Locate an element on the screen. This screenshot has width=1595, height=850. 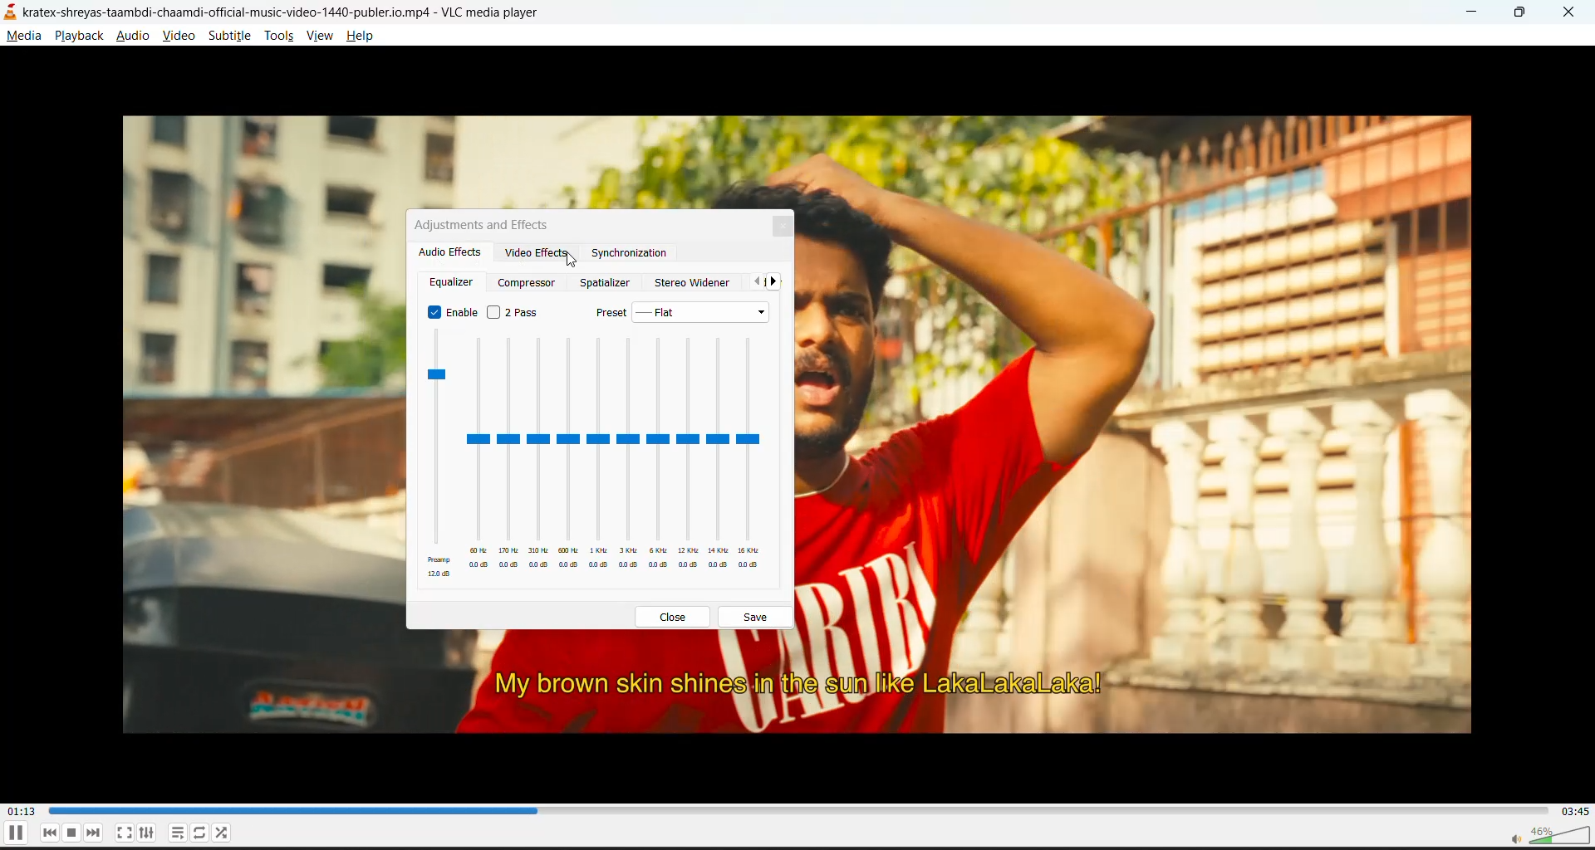
equalizer presets is located at coordinates (440, 457).